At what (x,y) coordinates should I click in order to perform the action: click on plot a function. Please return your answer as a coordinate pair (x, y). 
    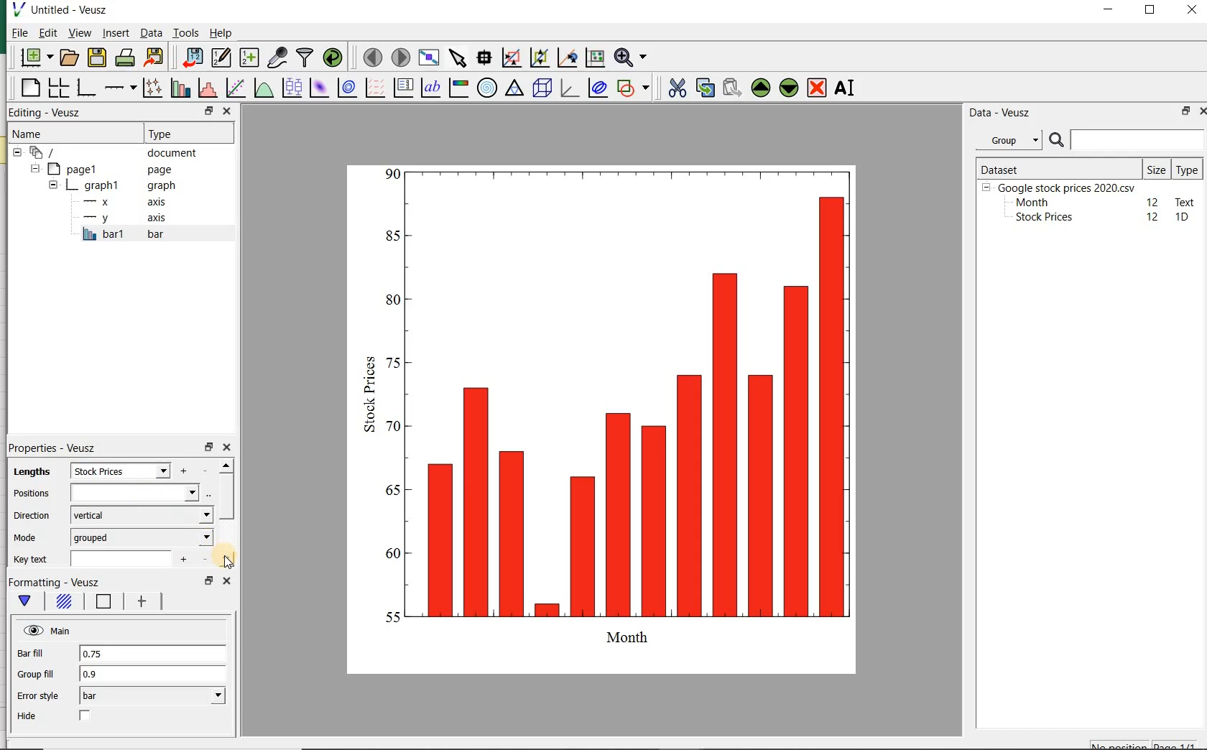
    Looking at the image, I should click on (262, 89).